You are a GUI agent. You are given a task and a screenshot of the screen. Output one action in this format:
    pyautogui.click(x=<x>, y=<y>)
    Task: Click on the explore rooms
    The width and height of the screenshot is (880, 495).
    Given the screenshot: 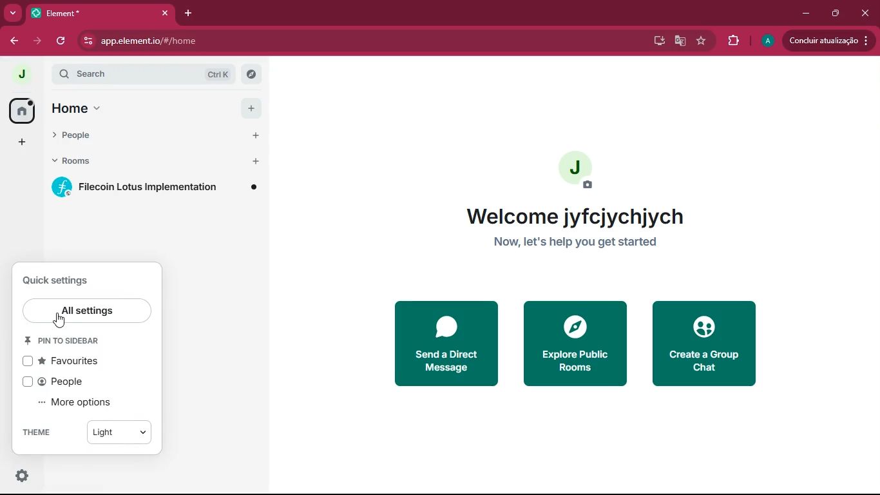 What is the action you would take?
    pyautogui.click(x=251, y=73)
    